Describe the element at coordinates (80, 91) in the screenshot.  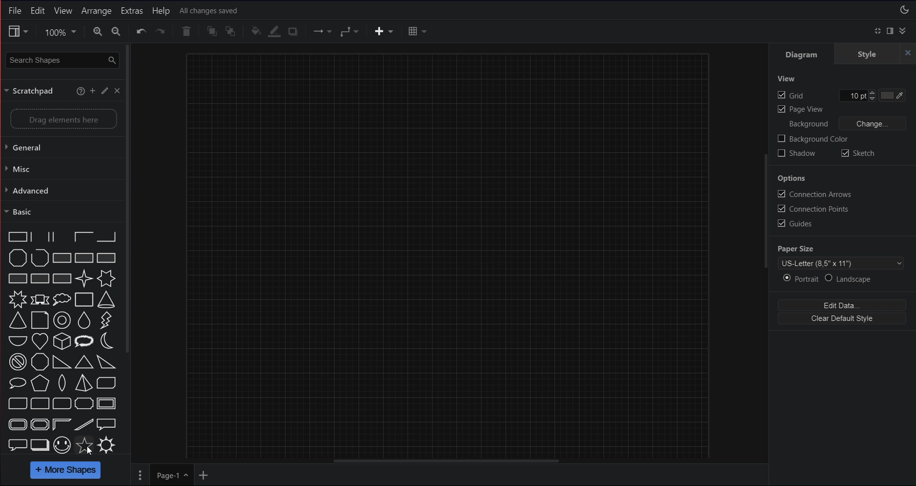
I see `Info` at that location.